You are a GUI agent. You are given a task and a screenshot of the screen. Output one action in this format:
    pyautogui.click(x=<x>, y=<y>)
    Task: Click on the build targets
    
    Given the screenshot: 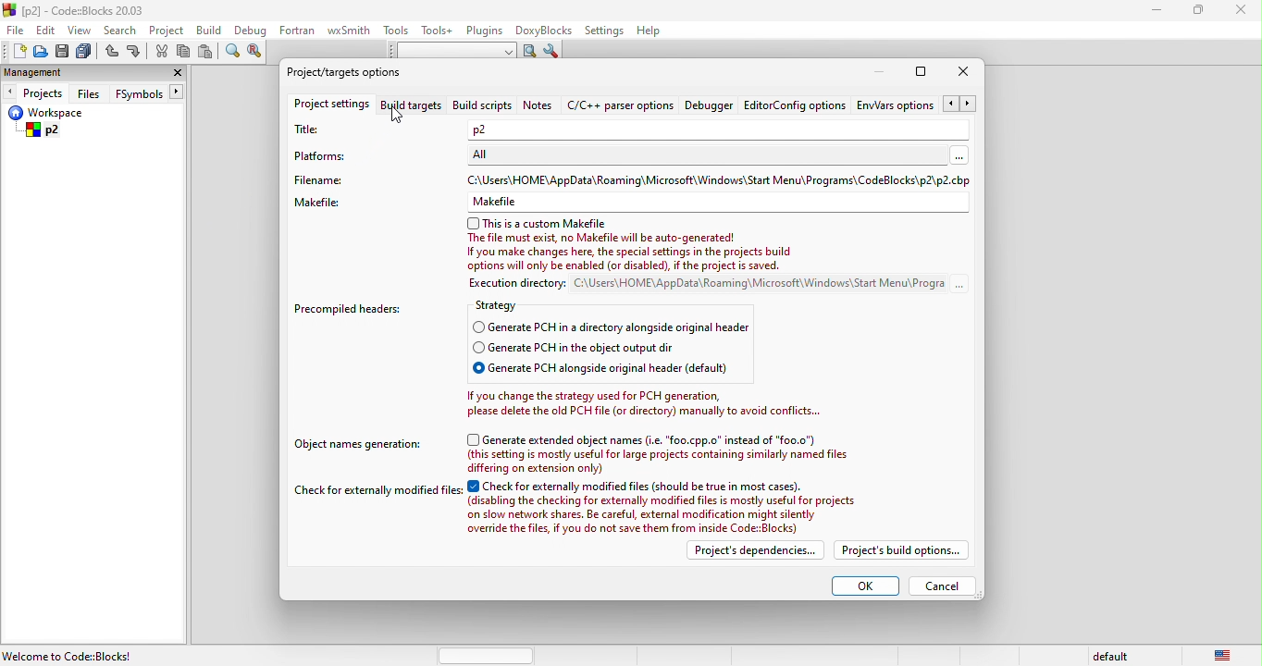 What is the action you would take?
    pyautogui.click(x=414, y=105)
    